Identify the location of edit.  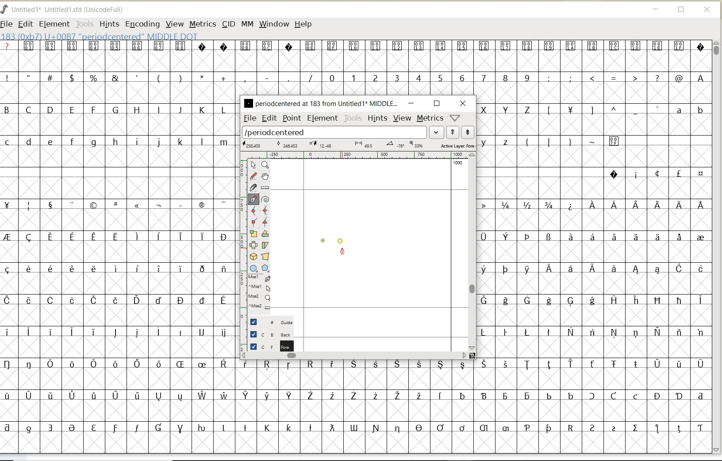
(269, 118).